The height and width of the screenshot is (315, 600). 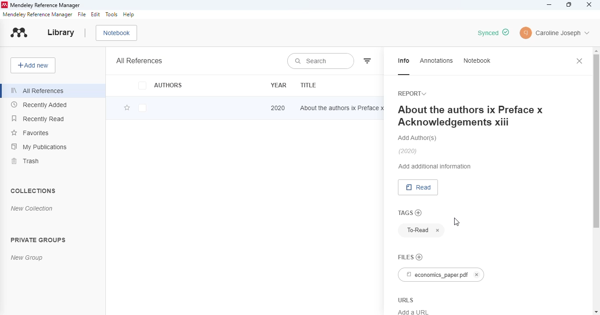 What do you see at coordinates (279, 85) in the screenshot?
I see `year` at bounding box center [279, 85].